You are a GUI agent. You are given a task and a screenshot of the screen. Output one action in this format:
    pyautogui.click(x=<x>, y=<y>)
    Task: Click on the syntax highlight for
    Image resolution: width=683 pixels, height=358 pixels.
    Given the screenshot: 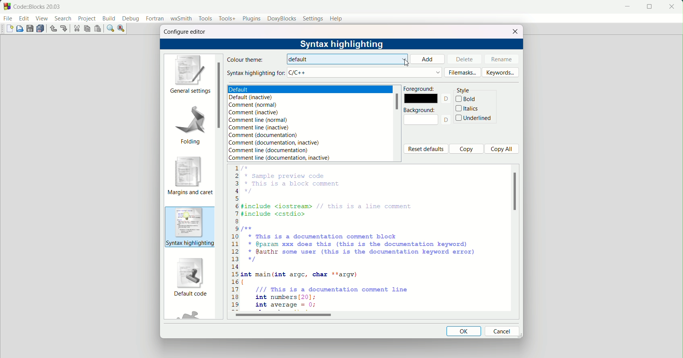 What is the action you would take?
    pyautogui.click(x=257, y=73)
    